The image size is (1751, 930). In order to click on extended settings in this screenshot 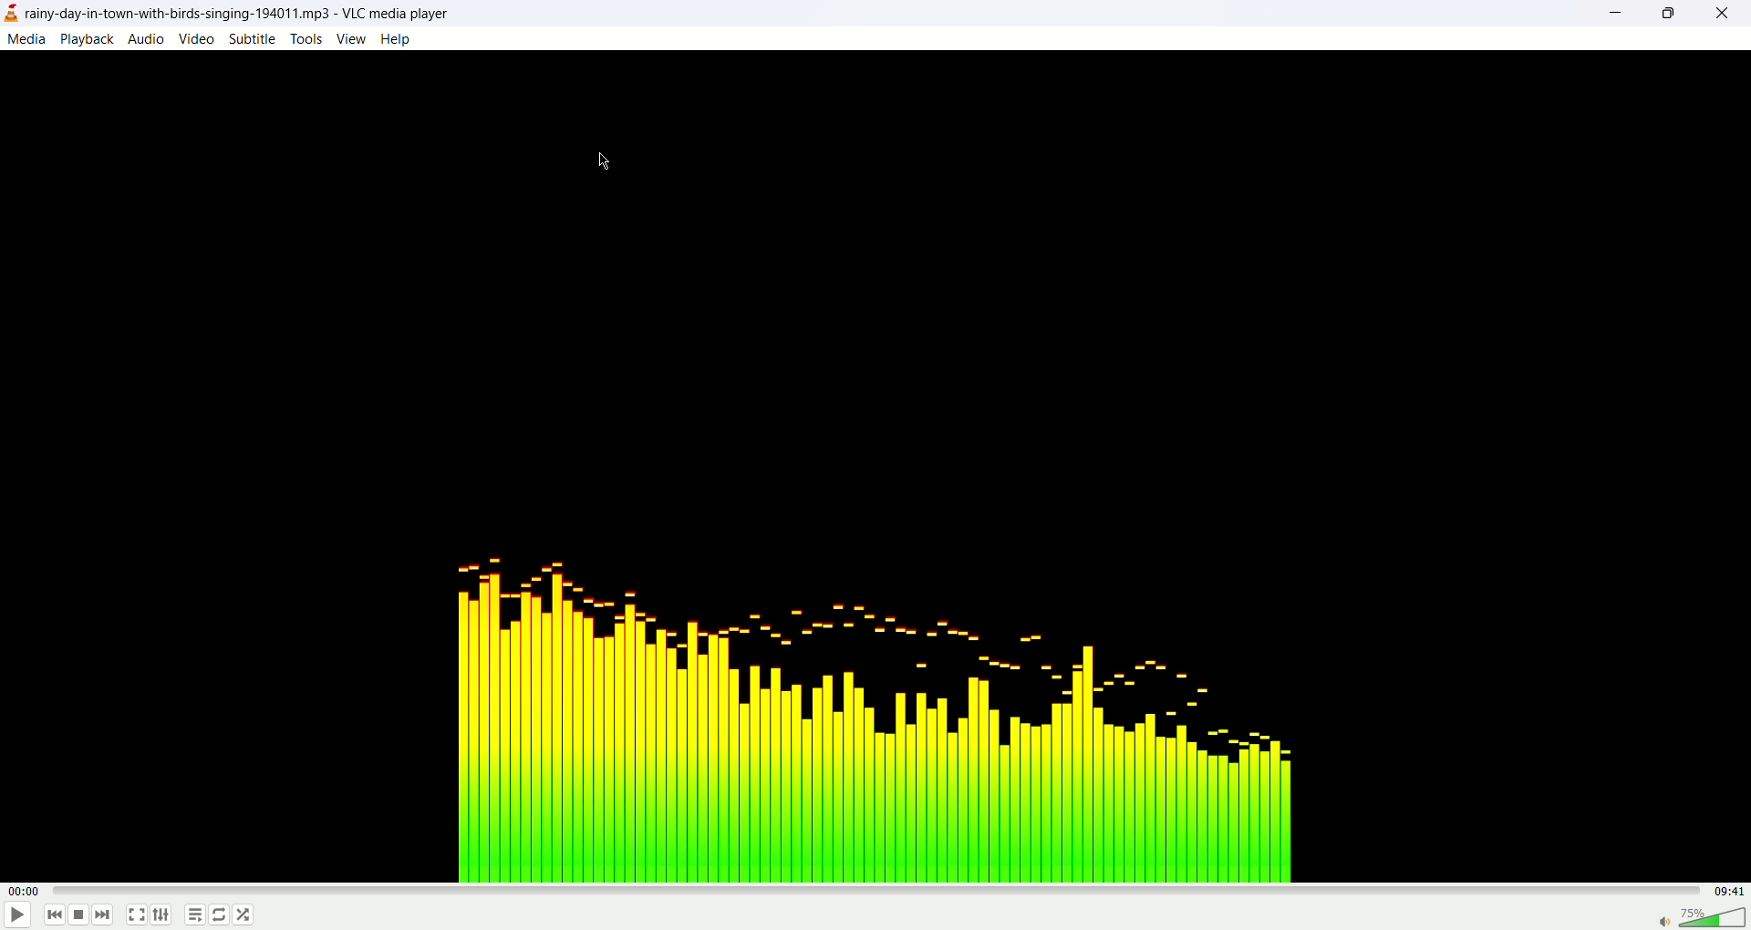, I will do `click(162, 916)`.